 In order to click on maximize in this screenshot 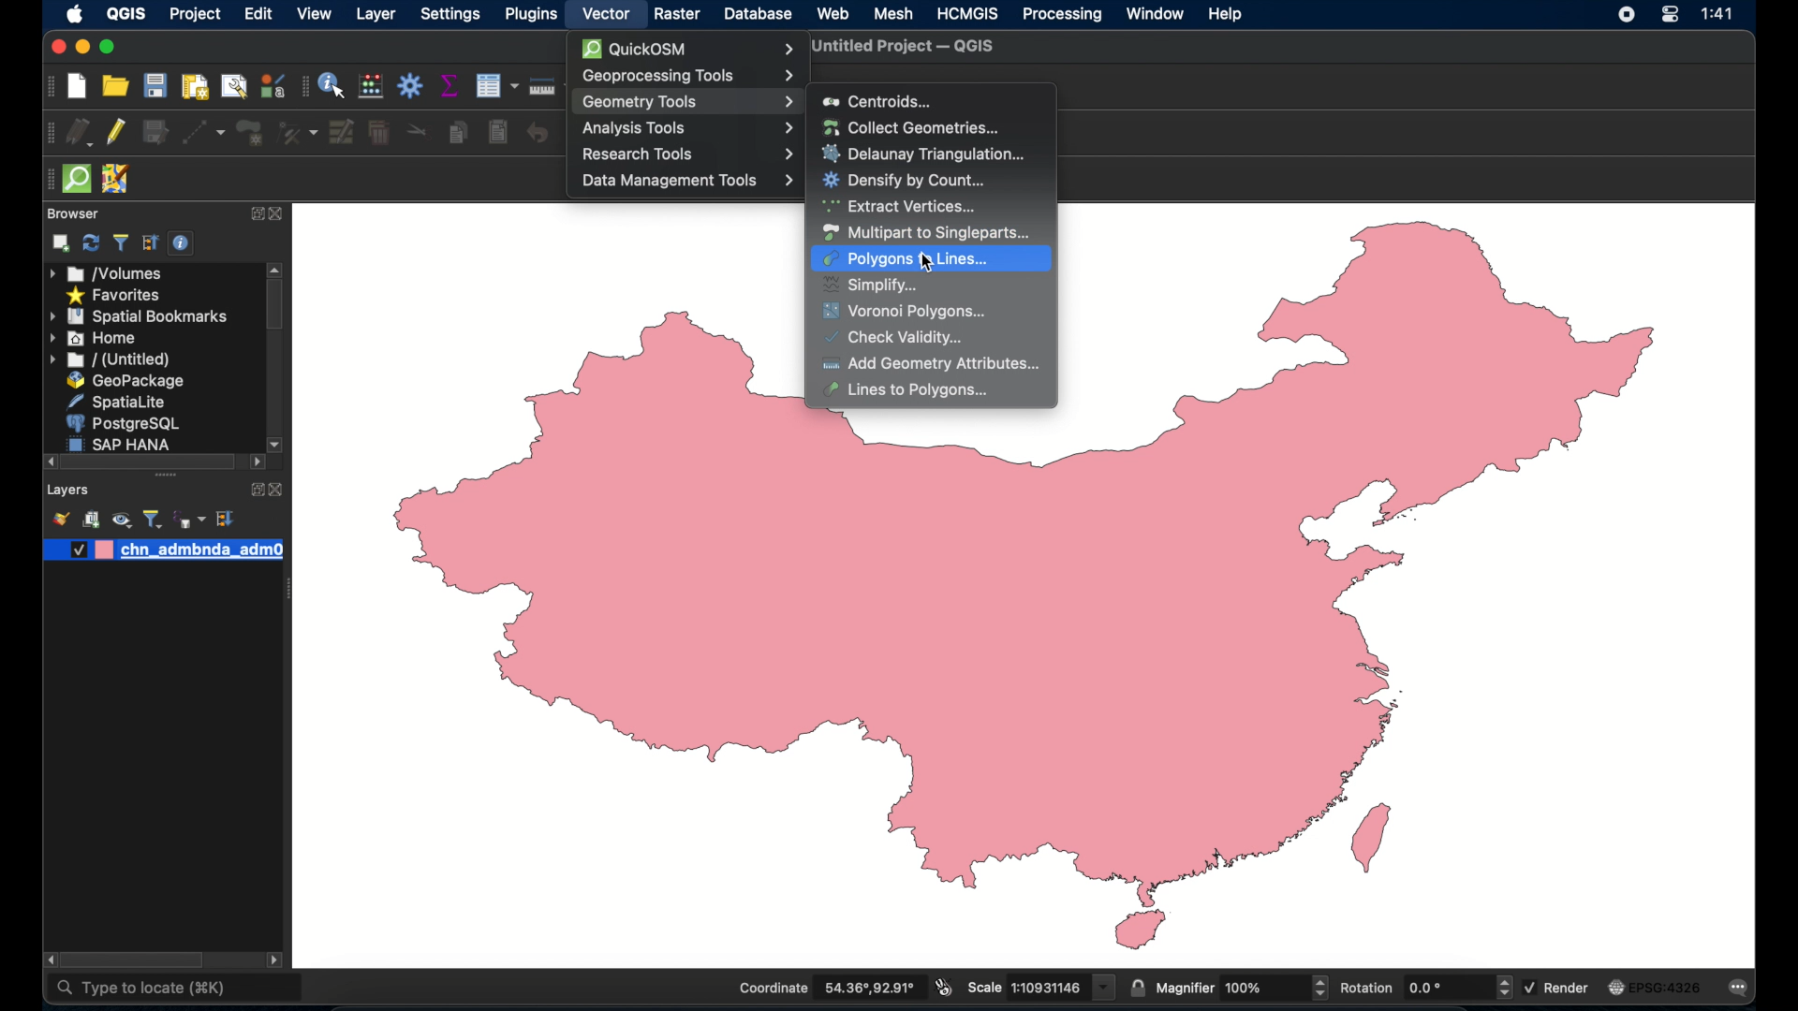, I will do `click(110, 47)`.